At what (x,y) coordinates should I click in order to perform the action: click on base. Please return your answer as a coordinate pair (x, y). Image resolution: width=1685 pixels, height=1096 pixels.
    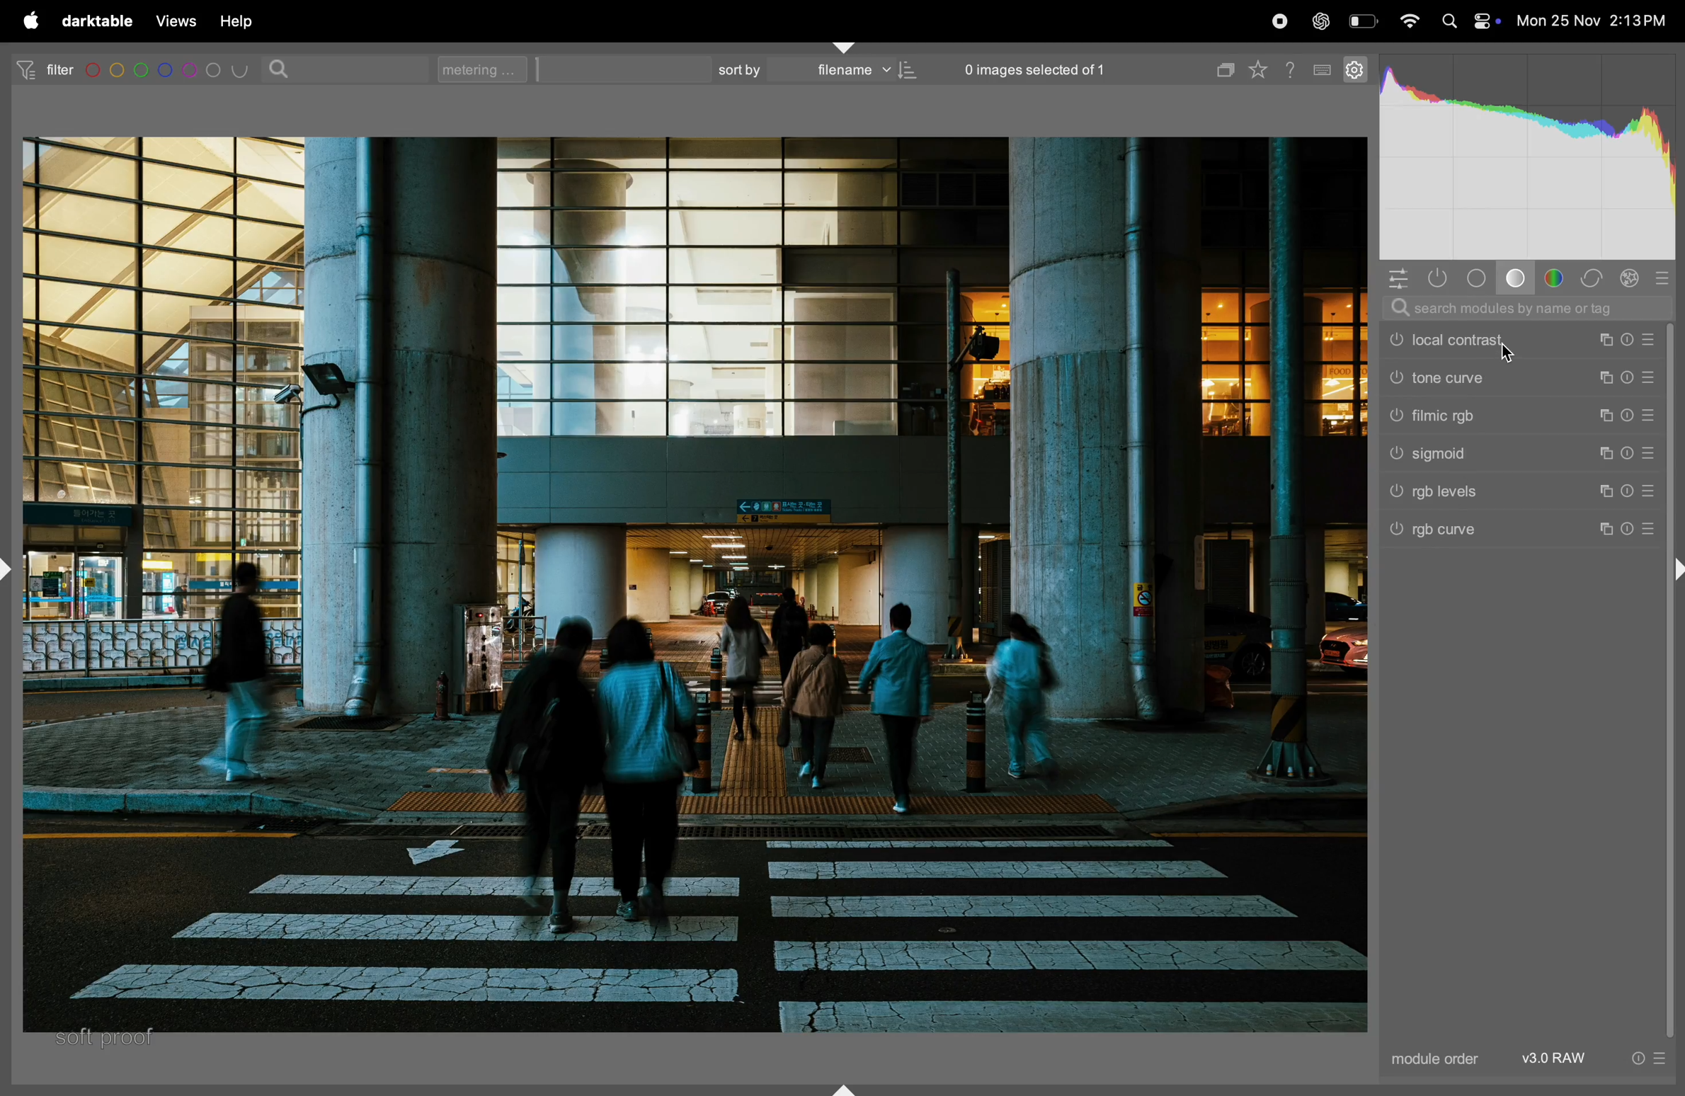
    Looking at the image, I should click on (1515, 278).